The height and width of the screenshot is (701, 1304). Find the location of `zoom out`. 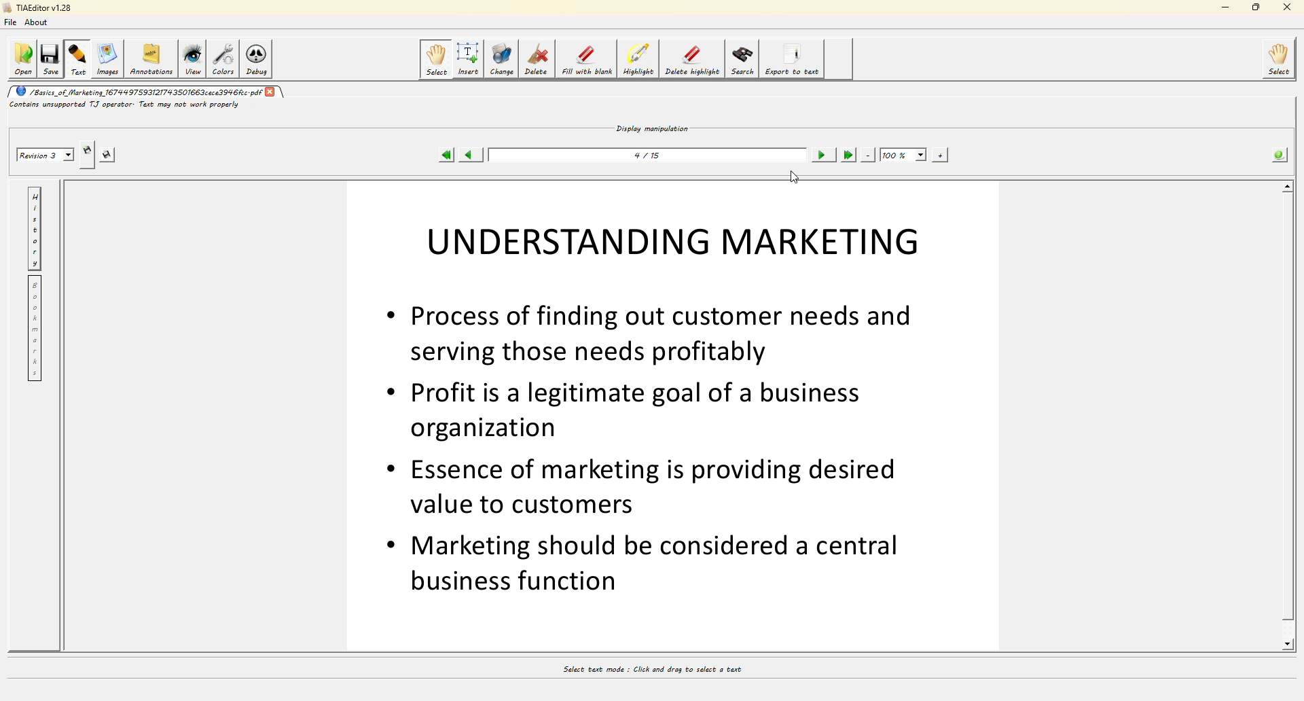

zoom out is located at coordinates (867, 155).